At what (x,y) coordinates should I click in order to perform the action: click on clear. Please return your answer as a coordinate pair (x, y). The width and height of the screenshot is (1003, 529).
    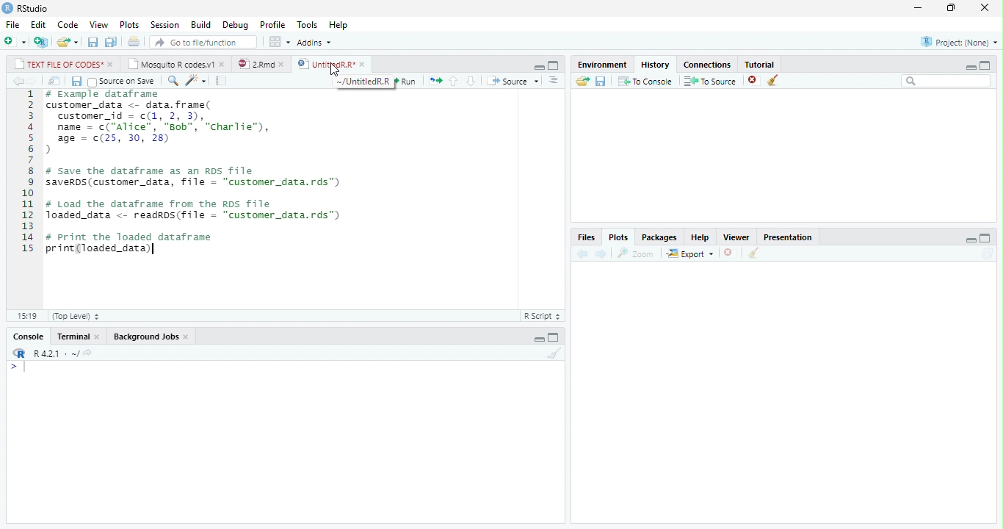
    Looking at the image, I should click on (555, 353).